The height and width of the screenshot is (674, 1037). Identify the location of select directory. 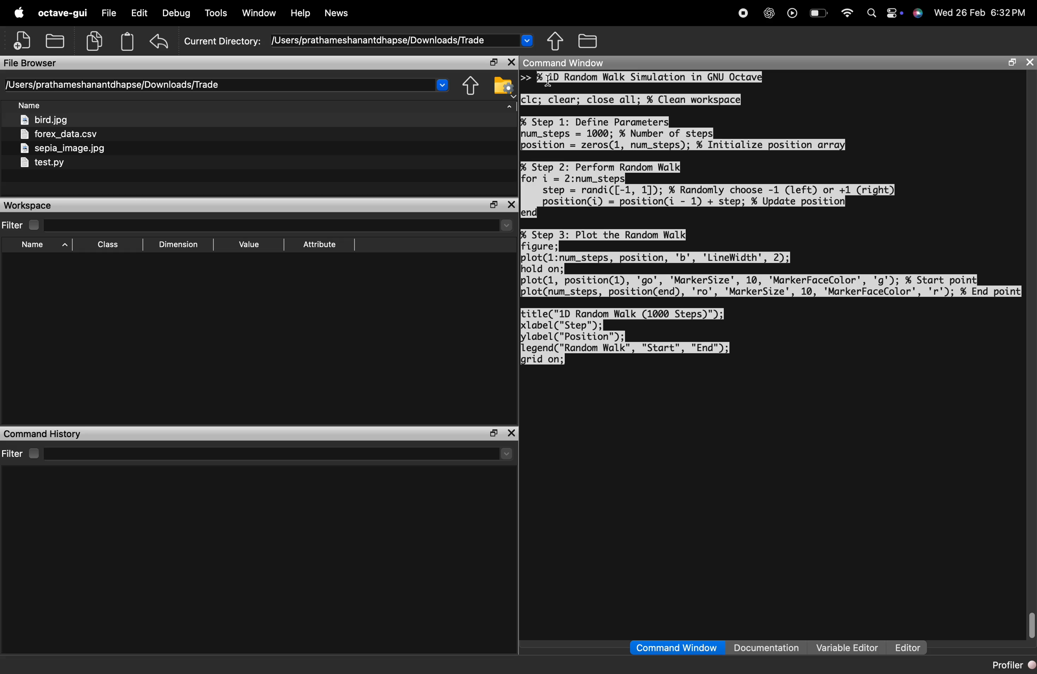
(284, 226).